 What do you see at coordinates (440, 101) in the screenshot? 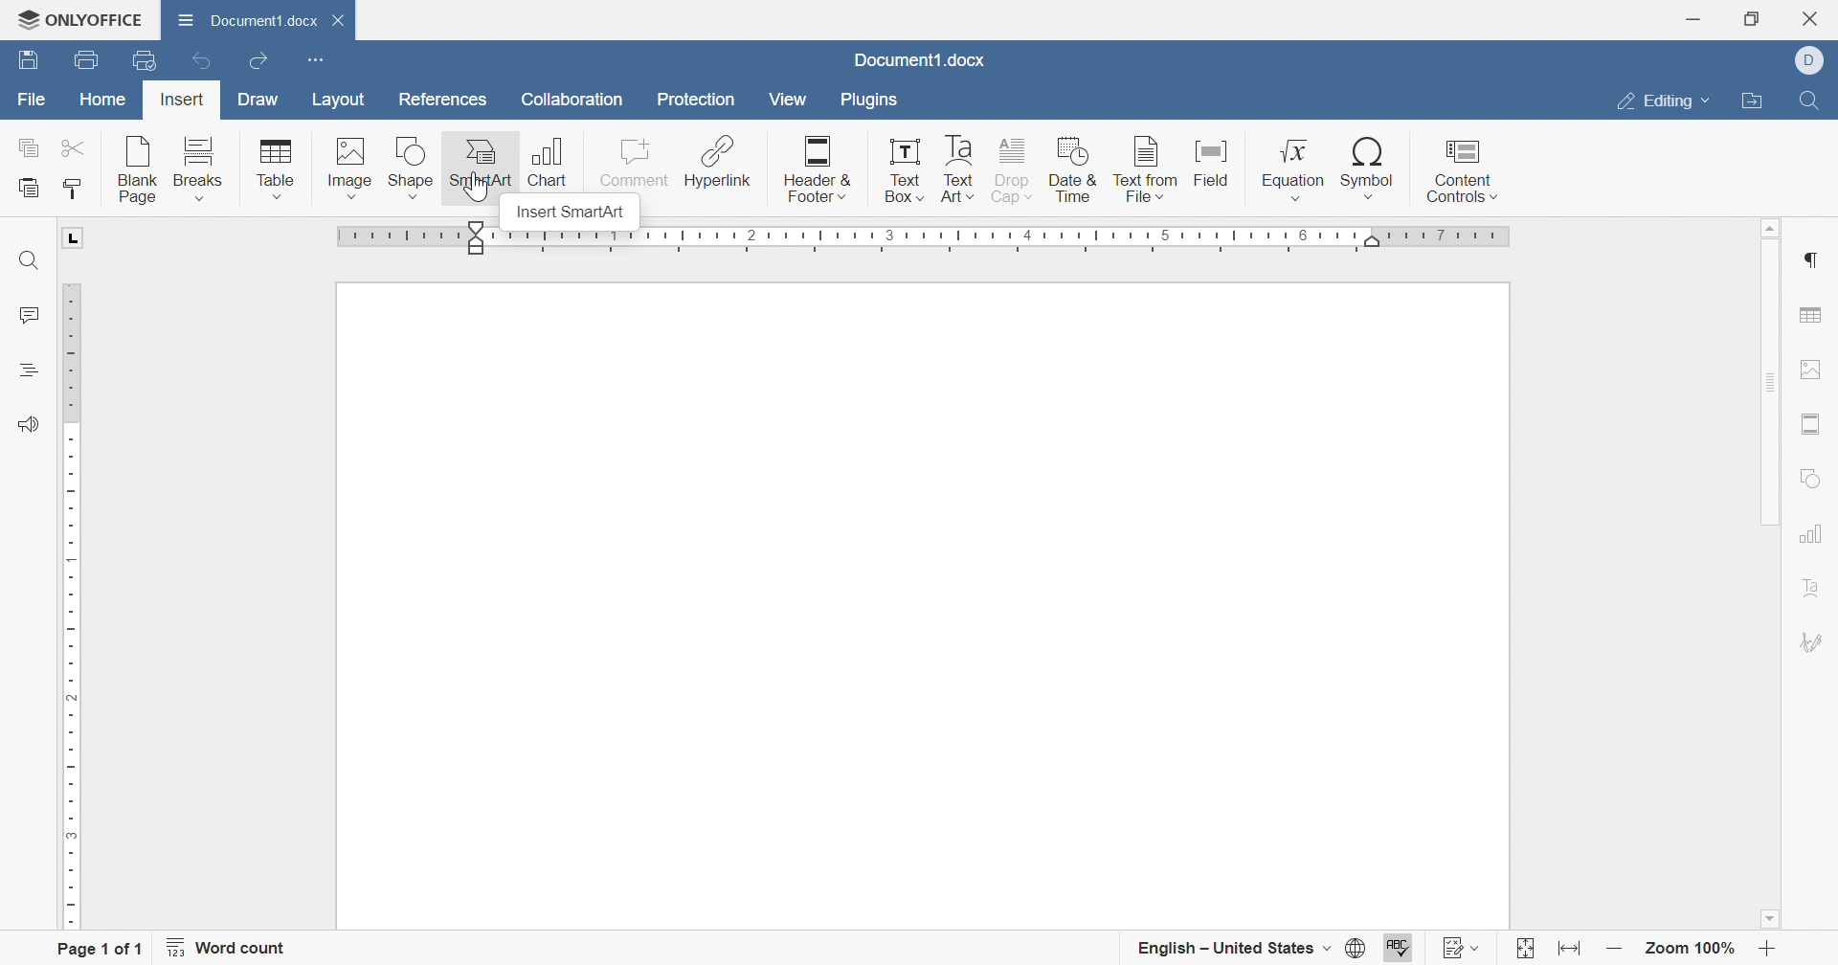
I see `References` at bounding box center [440, 101].